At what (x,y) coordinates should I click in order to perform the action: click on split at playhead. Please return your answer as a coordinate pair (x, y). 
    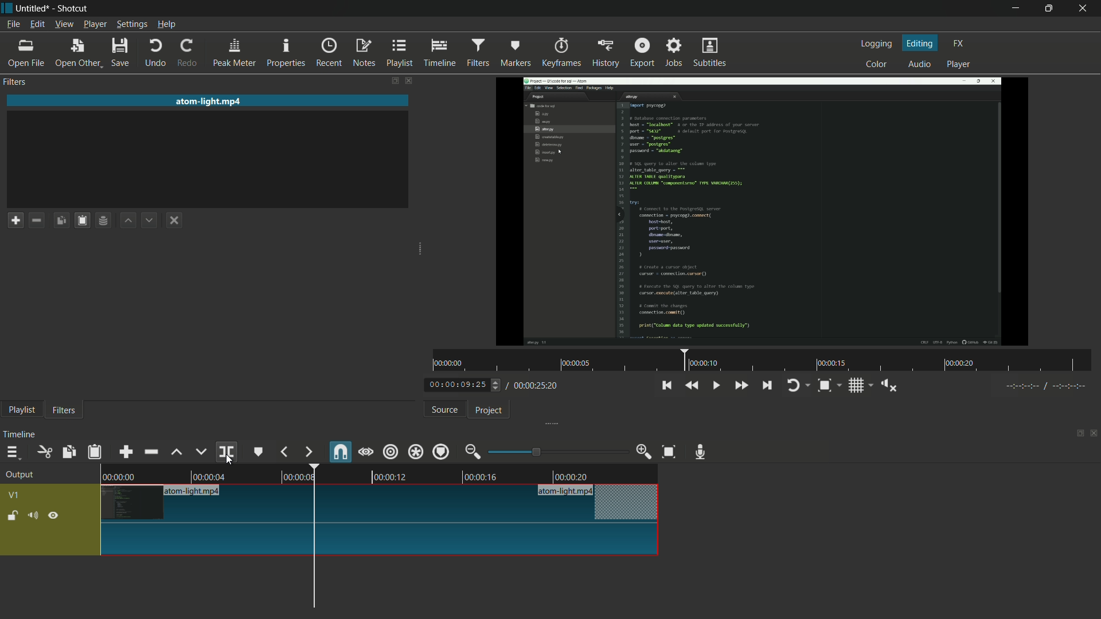
    Looking at the image, I should click on (227, 452).